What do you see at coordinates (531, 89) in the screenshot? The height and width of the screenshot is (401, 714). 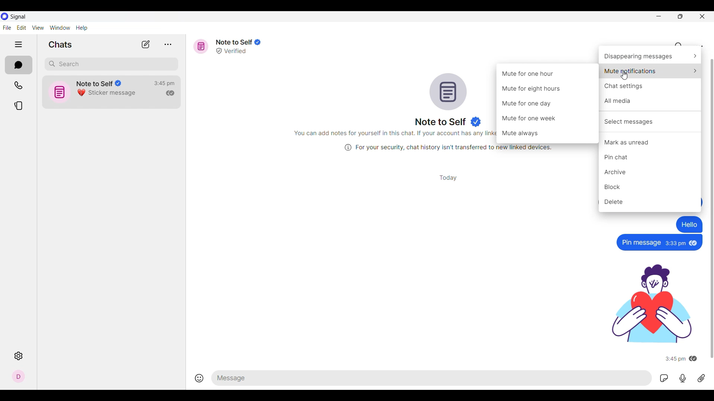 I see `Mute for eight hours` at bounding box center [531, 89].